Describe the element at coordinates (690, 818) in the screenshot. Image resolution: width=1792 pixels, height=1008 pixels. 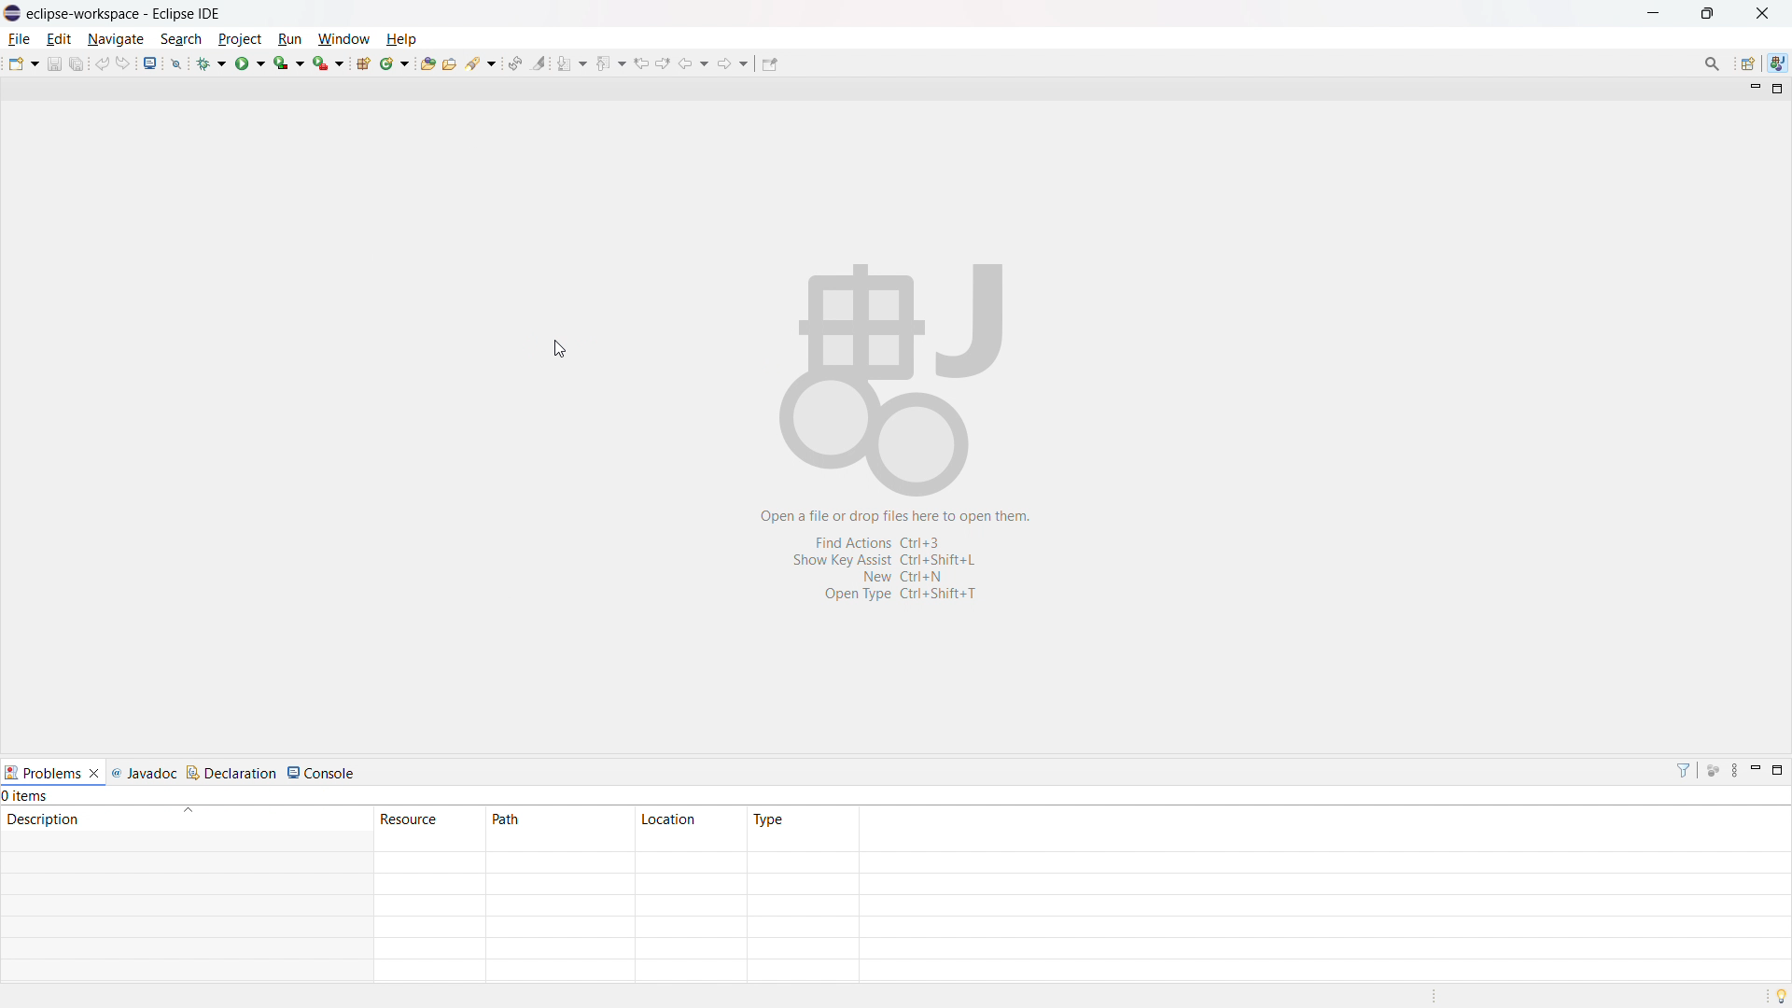
I see `location` at that location.